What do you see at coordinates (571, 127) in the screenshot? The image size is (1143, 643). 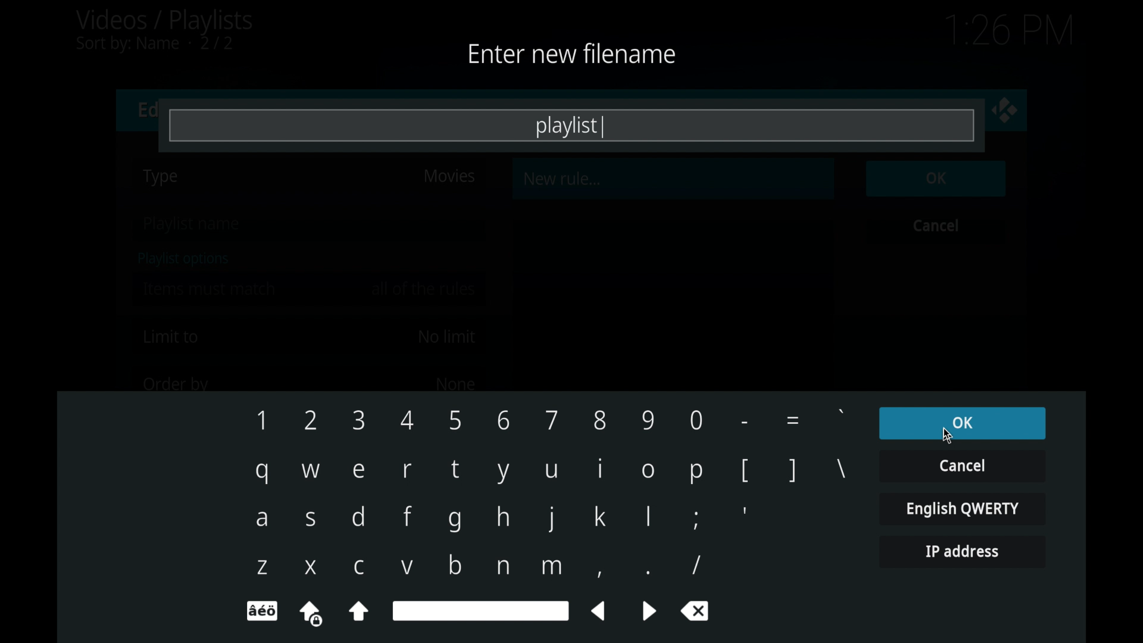 I see `playlist` at bounding box center [571, 127].